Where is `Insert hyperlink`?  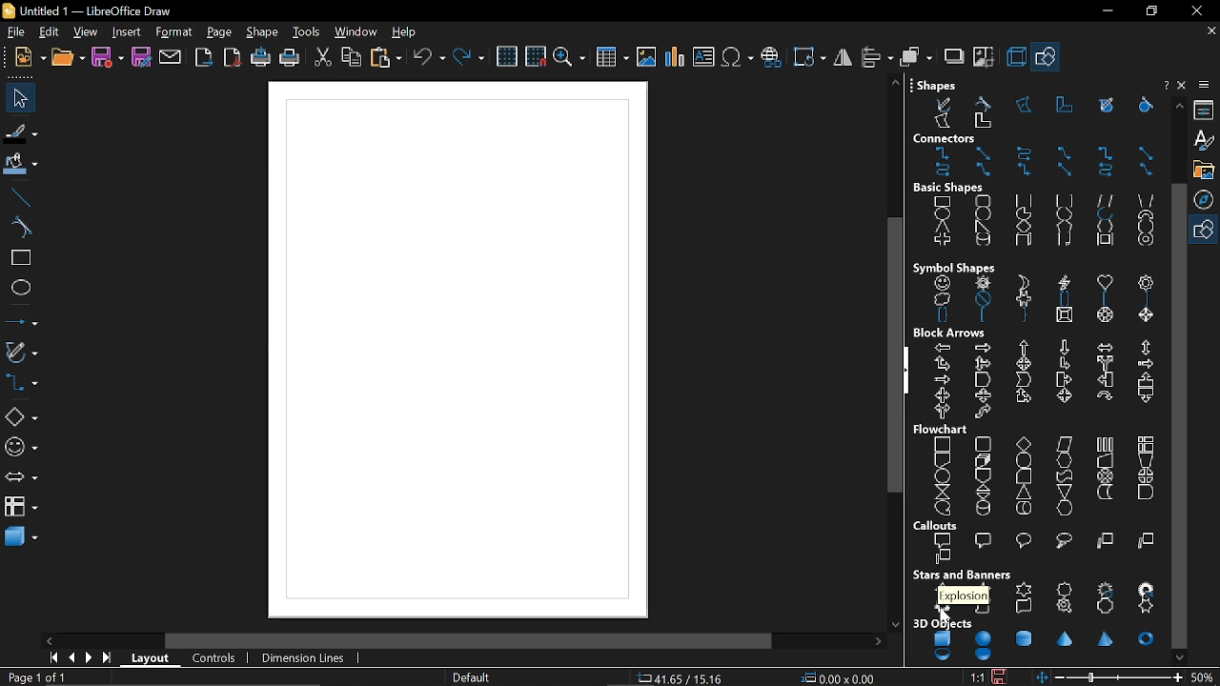 Insert hyperlink is located at coordinates (772, 58).